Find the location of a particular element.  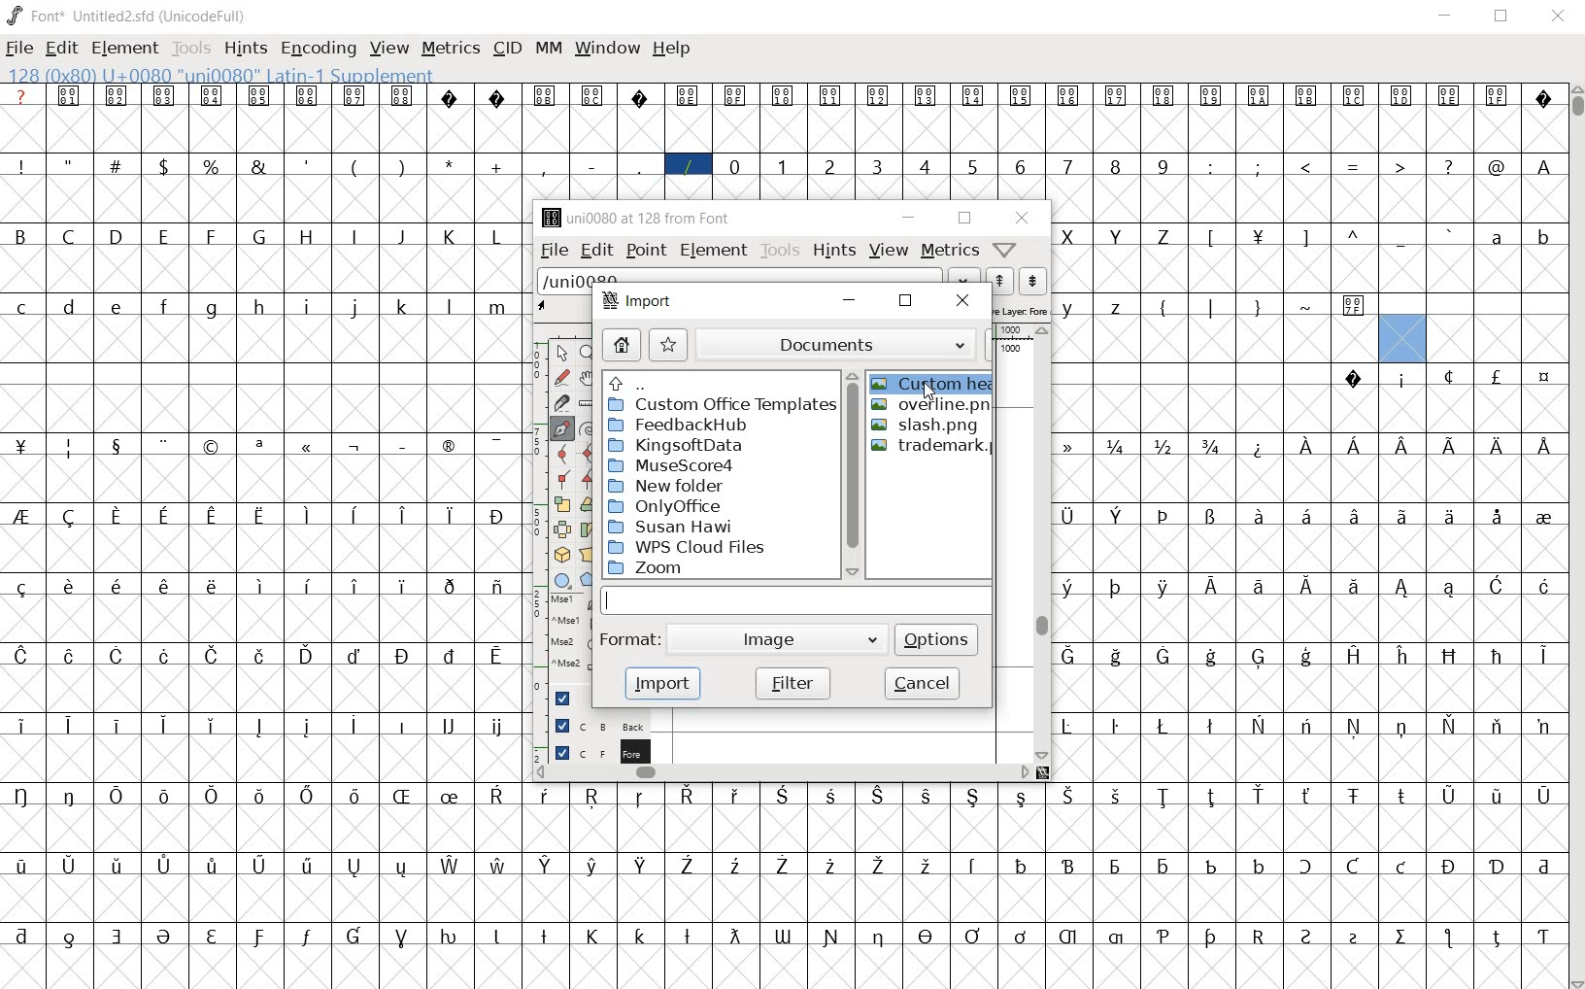

glyph is located at coordinates (213, 726).